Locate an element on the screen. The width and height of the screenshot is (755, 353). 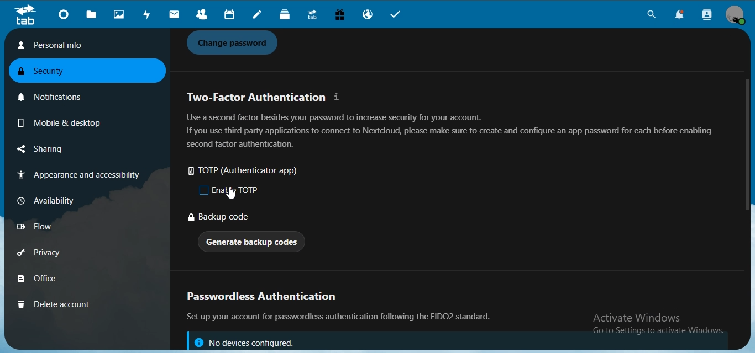
no devices configured is located at coordinates (243, 341).